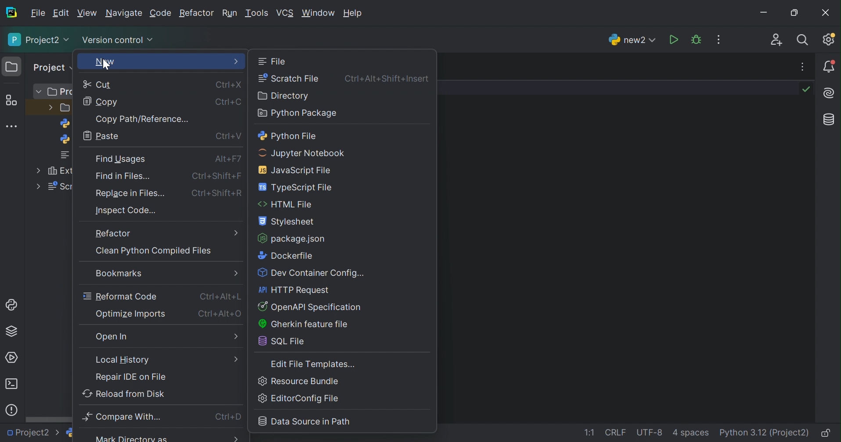 This screenshot has height=442, width=841. What do you see at coordinates (132, 377) in the screenshot?
I see `Repair IDE on File` at bounding box center [132, 377].